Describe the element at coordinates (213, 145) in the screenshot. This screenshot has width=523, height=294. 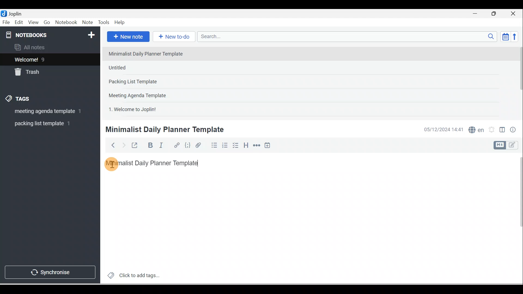
I see `Bulleted list` at that location.